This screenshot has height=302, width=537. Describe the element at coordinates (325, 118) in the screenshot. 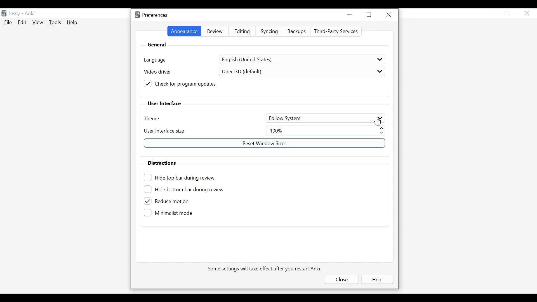

I see `Follow system ` at that location.